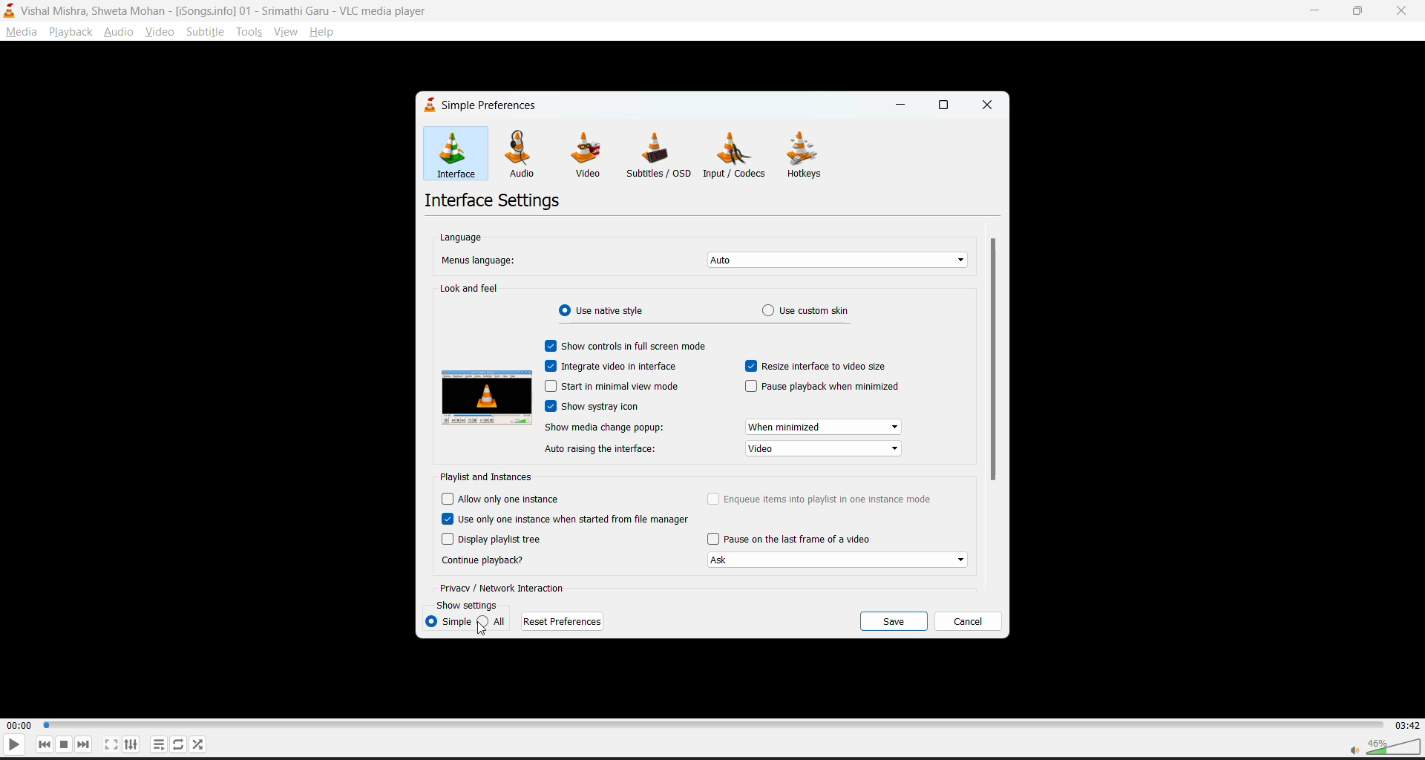  I want to click on cursor, so click(483, 632).